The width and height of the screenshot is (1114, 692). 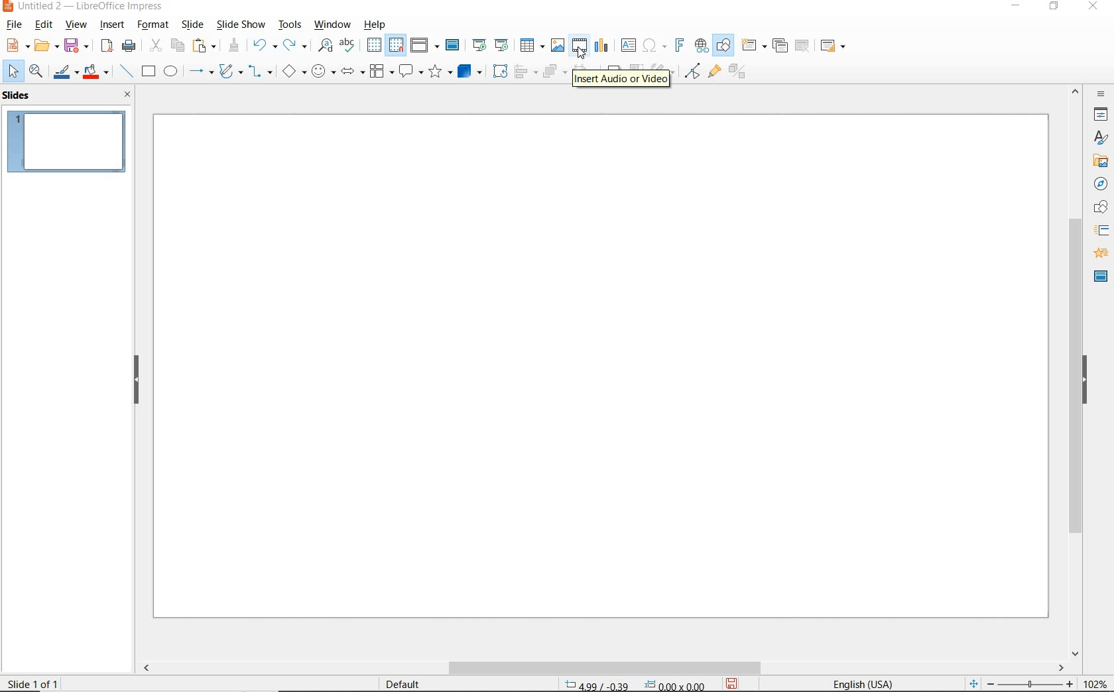 What do you see at coordinates (149, 71) in the screenshot?
I see `RECTANGLE` at bounding box center [149, 71].